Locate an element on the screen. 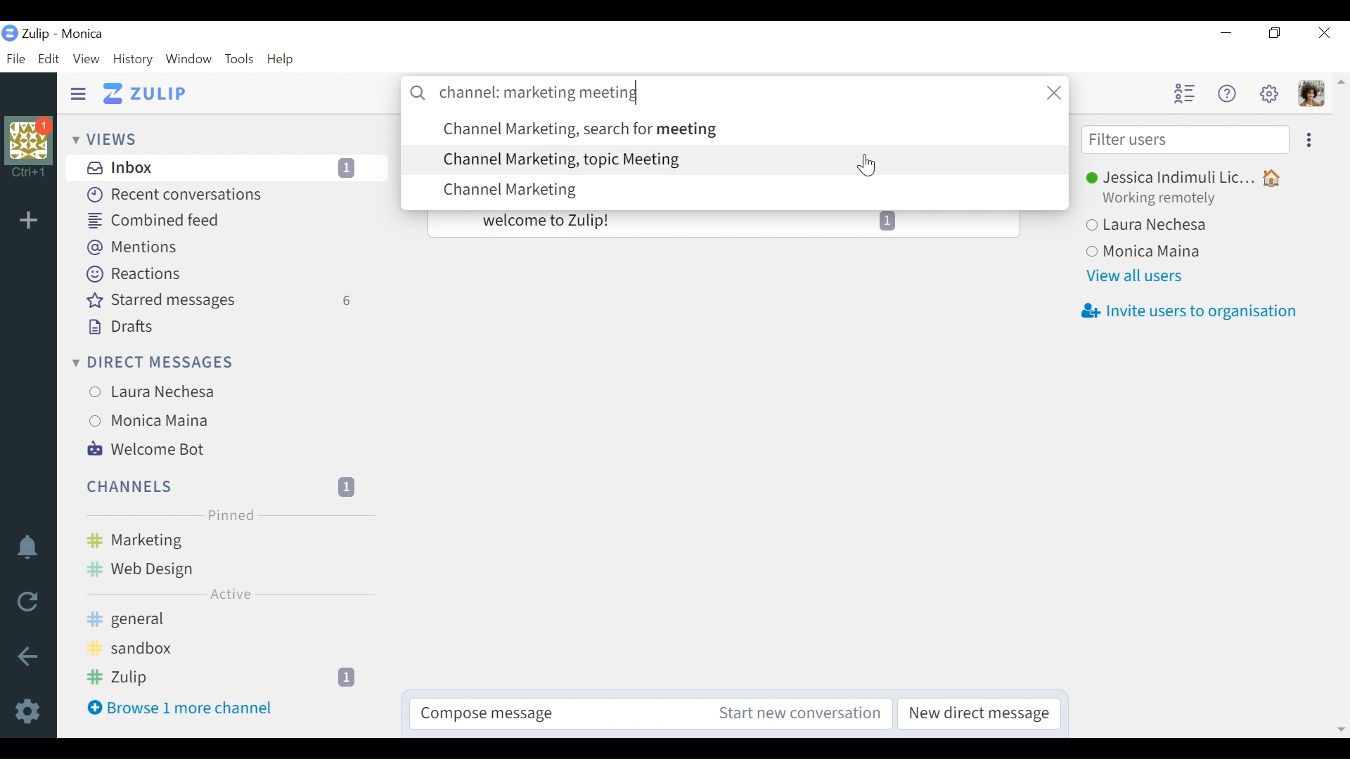  History is located at coordinates (133, 60).